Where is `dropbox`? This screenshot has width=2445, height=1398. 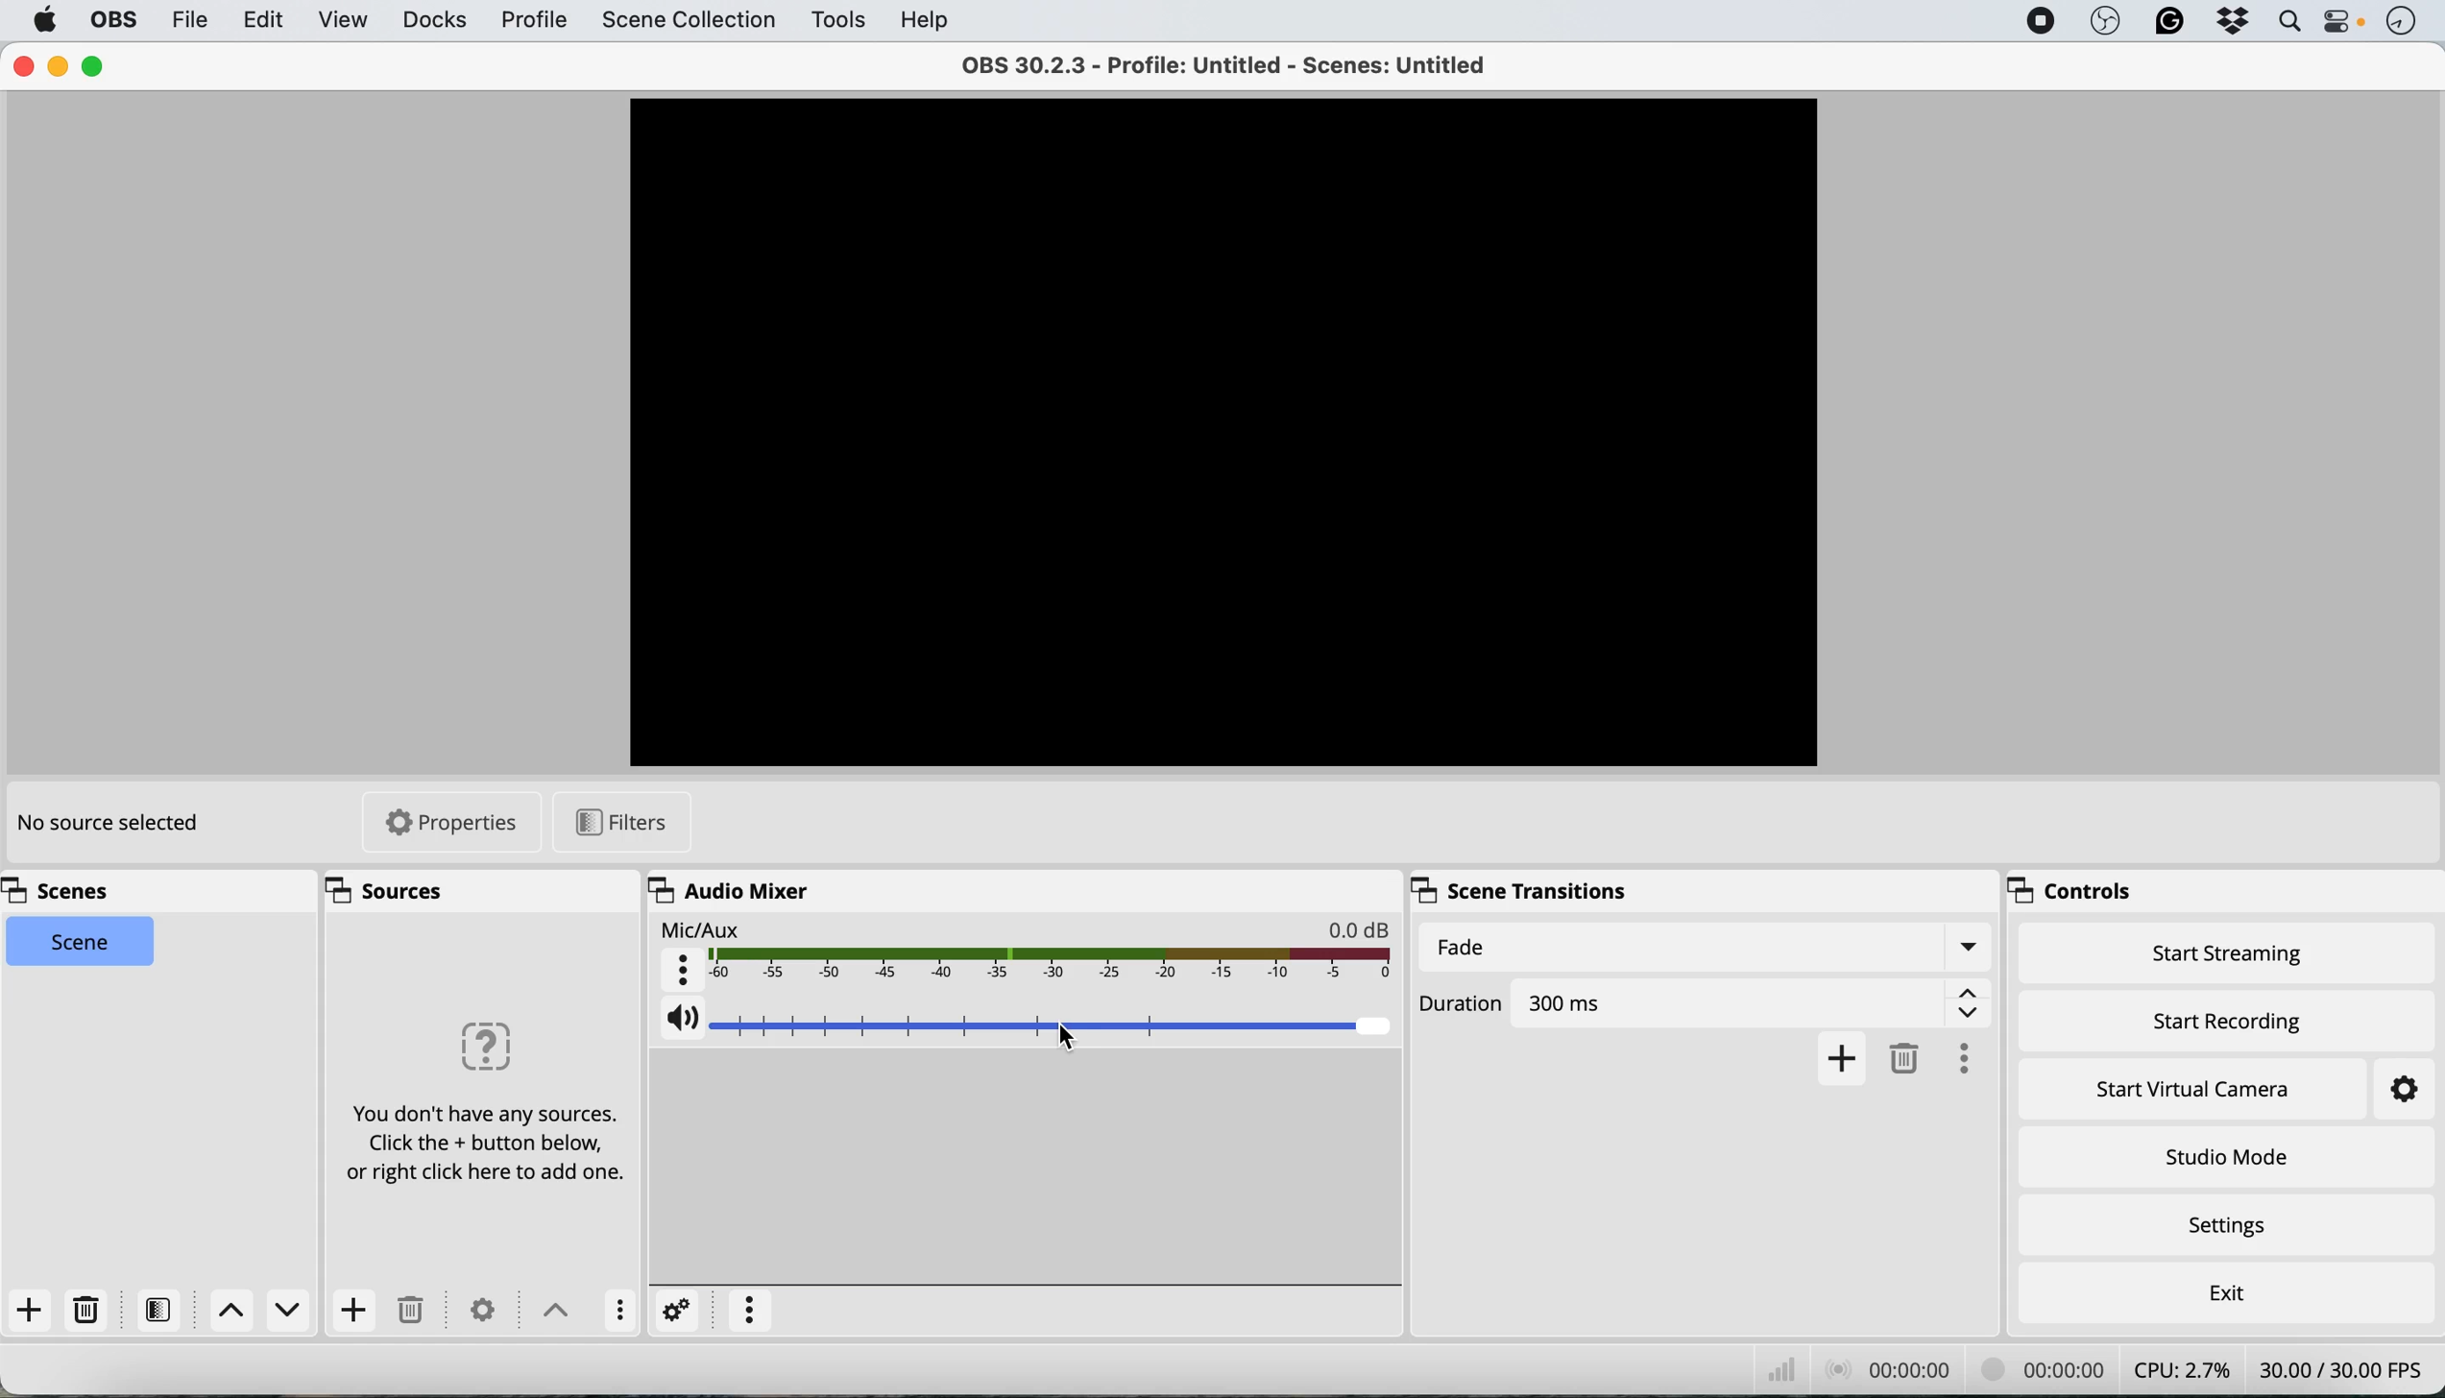 dropbox is located at coordinates (2234, 23).